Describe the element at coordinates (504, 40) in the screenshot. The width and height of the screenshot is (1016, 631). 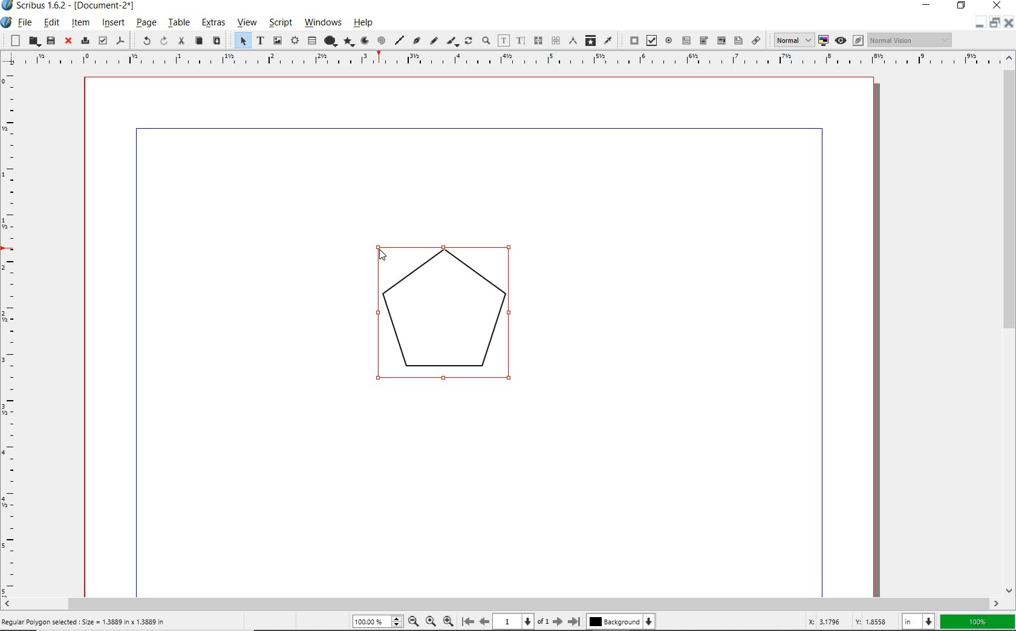
I see `edit contents of frame` at that location.